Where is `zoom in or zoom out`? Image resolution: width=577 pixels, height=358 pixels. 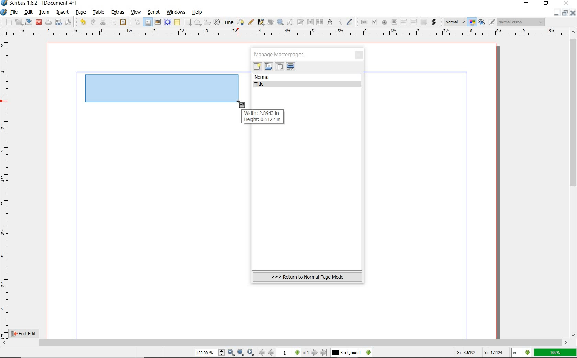 zoom in or zoom out is located at coordinates (280, 22).